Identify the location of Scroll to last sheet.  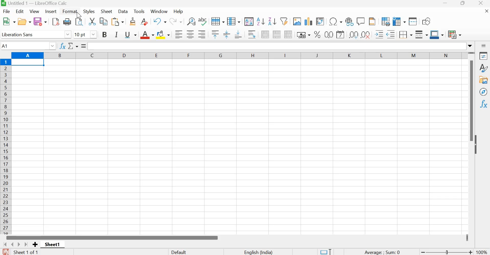
(27, 244).